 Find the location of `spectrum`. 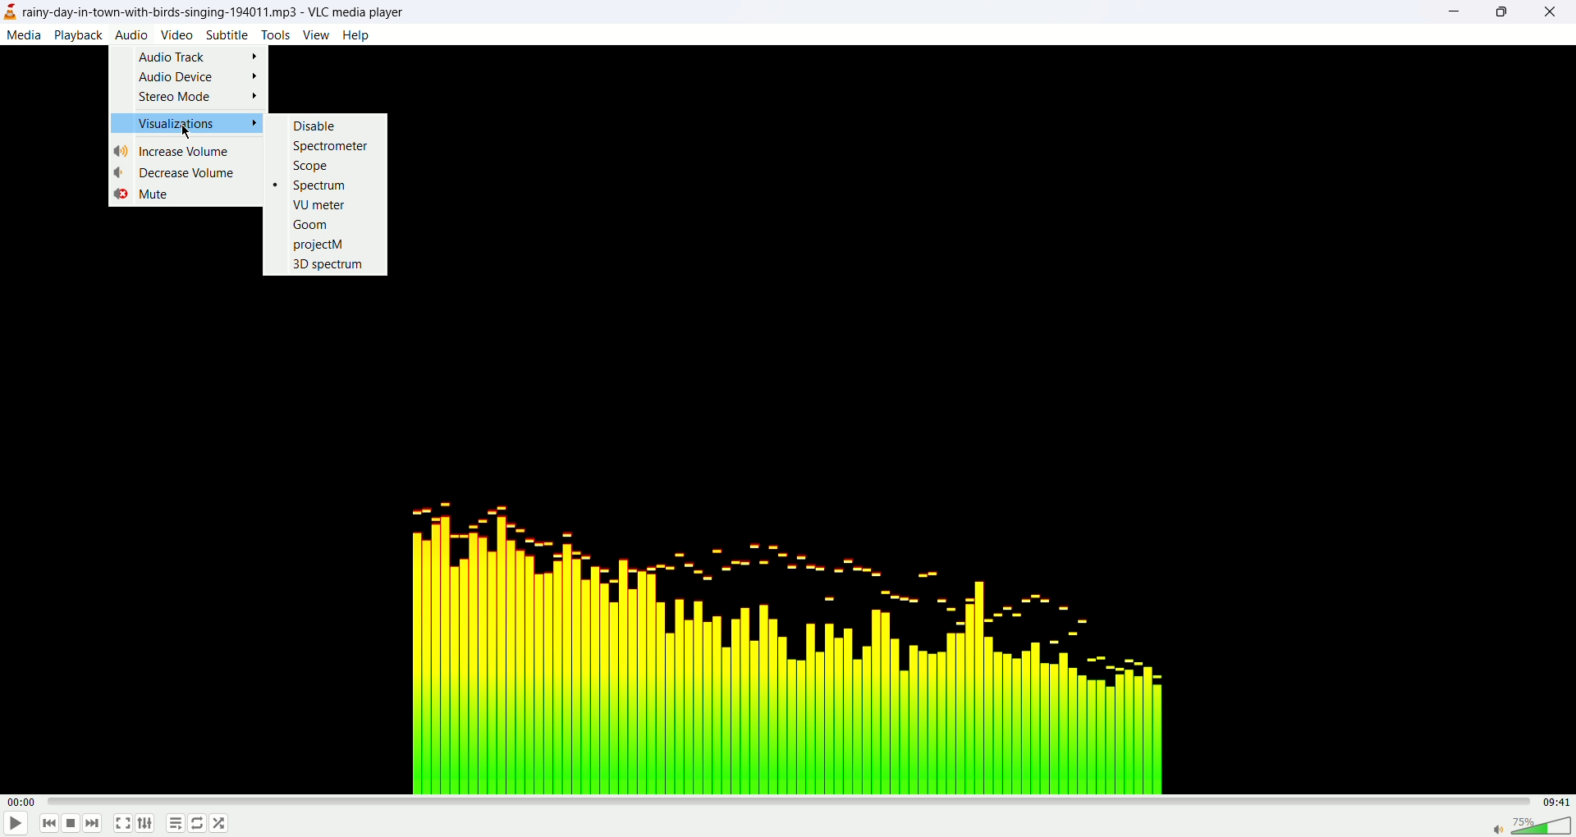

spectrum is located at coordinates (311, 185).